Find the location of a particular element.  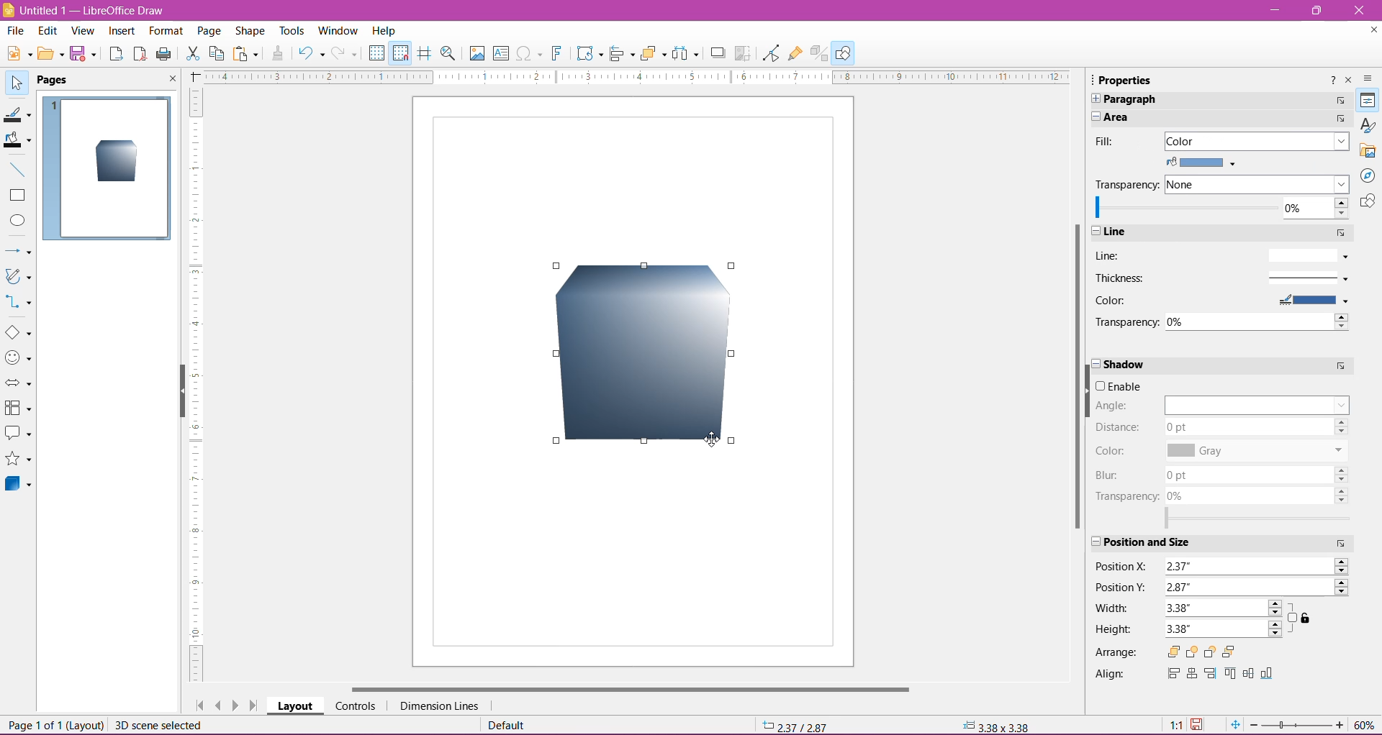

Ruler is located at coordinates (631, 77).